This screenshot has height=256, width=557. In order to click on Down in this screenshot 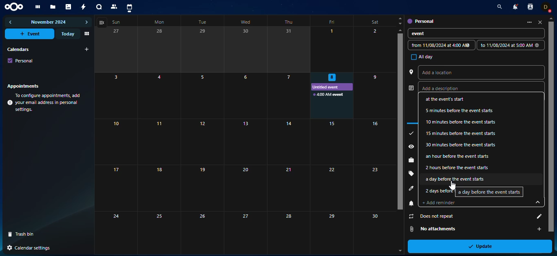, I will do `click(400, 24)`.